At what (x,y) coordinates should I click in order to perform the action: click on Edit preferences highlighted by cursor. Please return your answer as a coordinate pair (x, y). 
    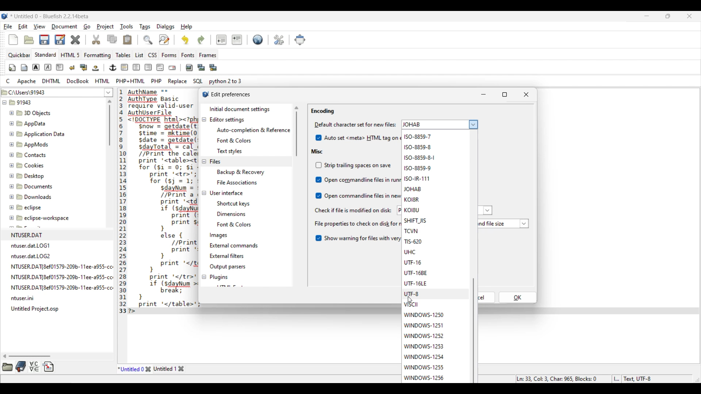
    Looking at the image, I should click on (279, 40).